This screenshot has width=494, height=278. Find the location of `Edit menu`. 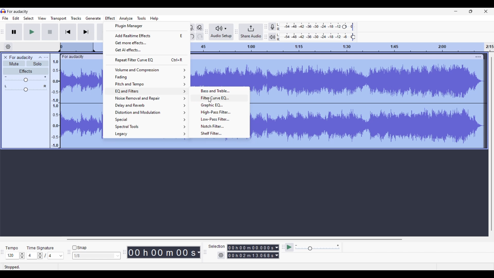

Edit menu is located at coordinates (16, 19).